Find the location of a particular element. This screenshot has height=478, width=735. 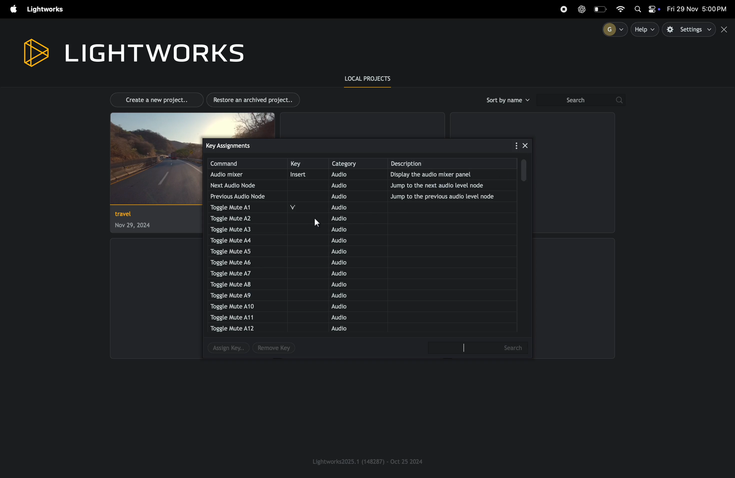

toggle mute A6 is located at coordinates (239, 262).